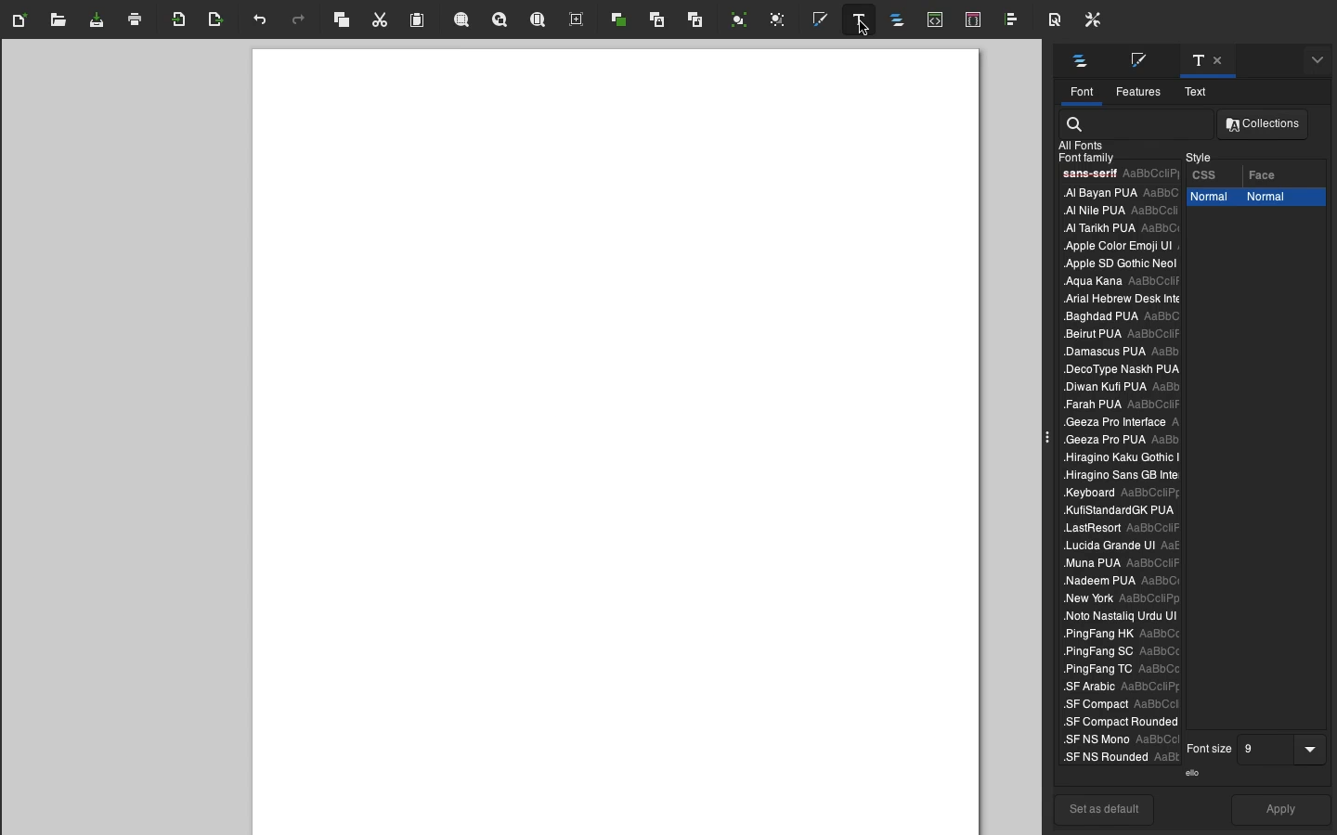  What do you see at coordinates (1113, 282) in the screenshot?
I see `.Aqua Kara` at bounding box center [1113, 282].